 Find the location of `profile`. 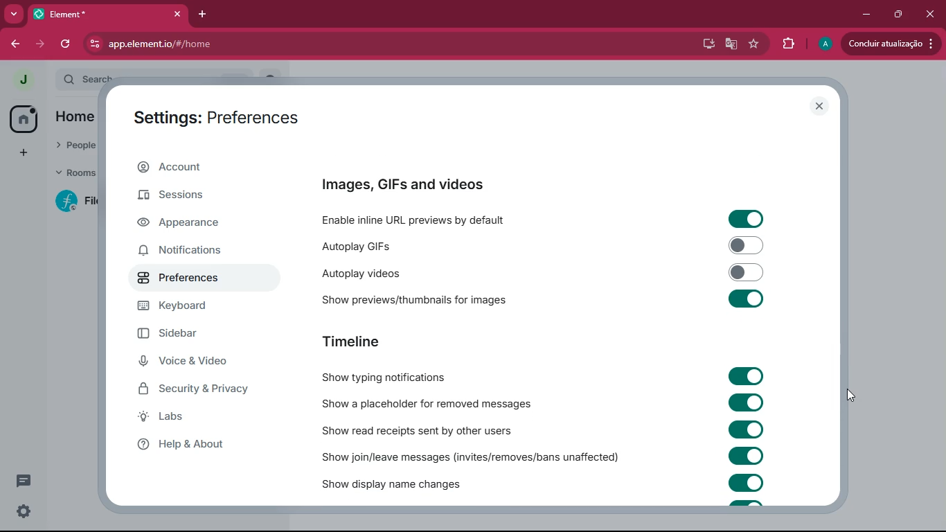

profile is located at coordinates (824, 44).